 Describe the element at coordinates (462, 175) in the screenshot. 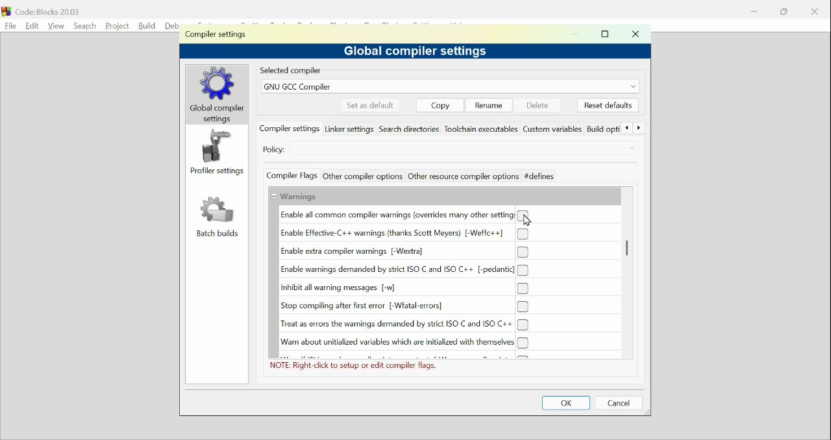

I see `Other resource compiler options` at that location.